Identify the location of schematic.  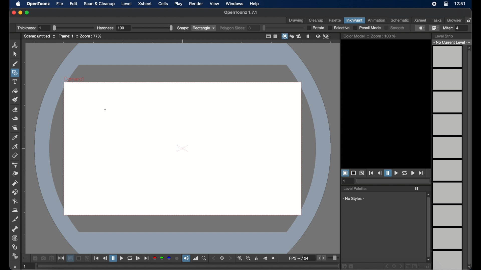
(400, 20).